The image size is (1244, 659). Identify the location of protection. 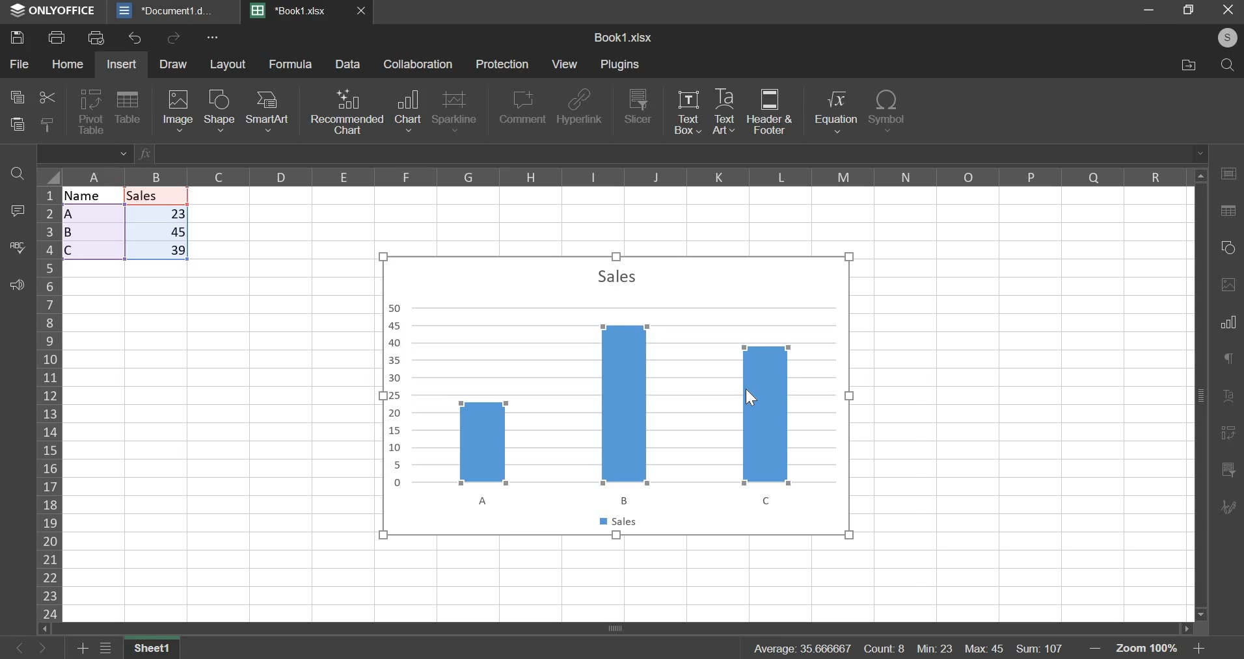
(502, 64).